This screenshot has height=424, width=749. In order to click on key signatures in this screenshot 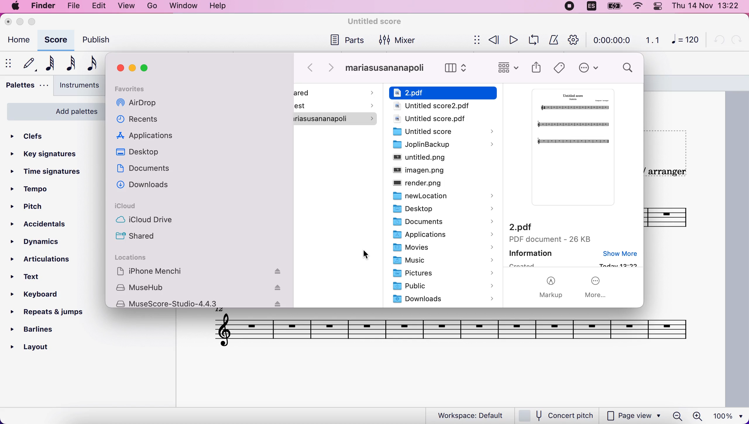, I will do `click(49, 155)`.